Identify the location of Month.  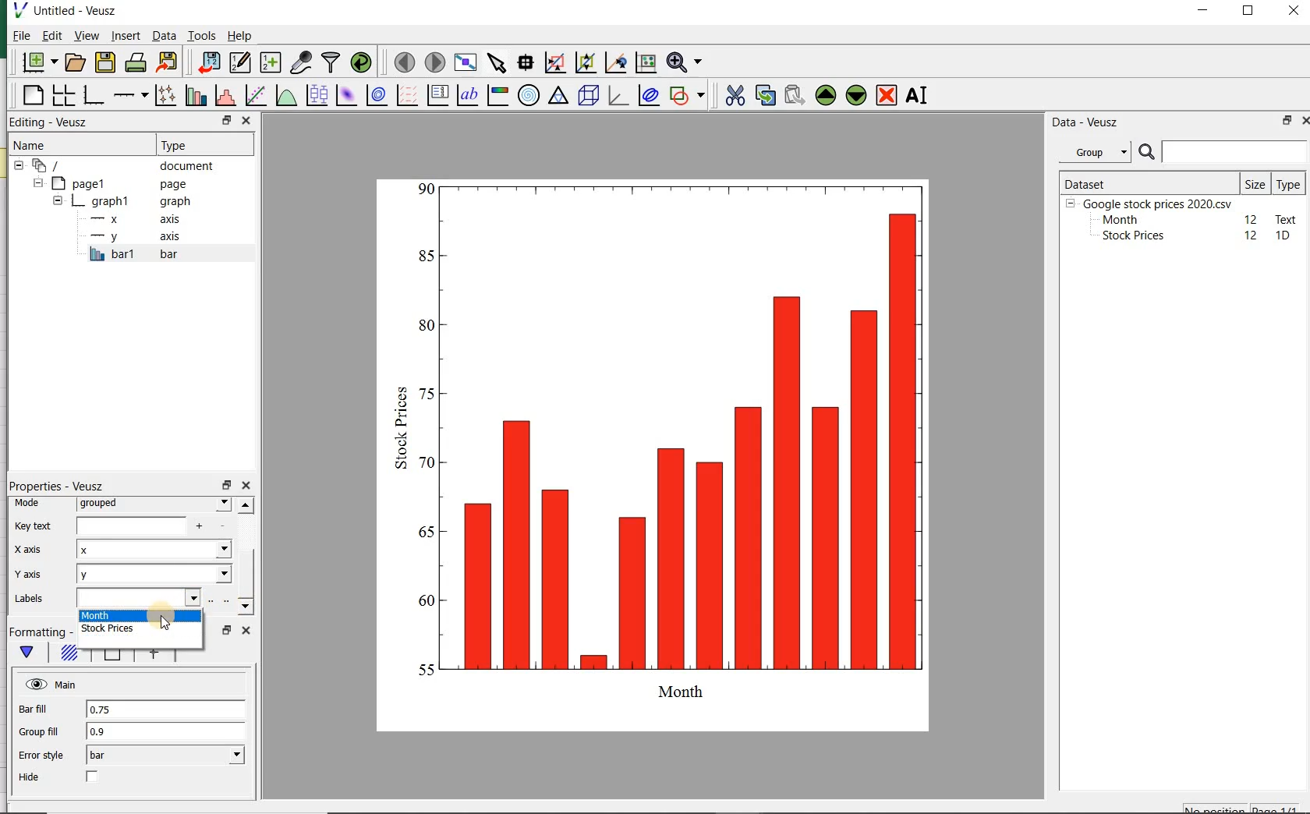
(1119, 220).